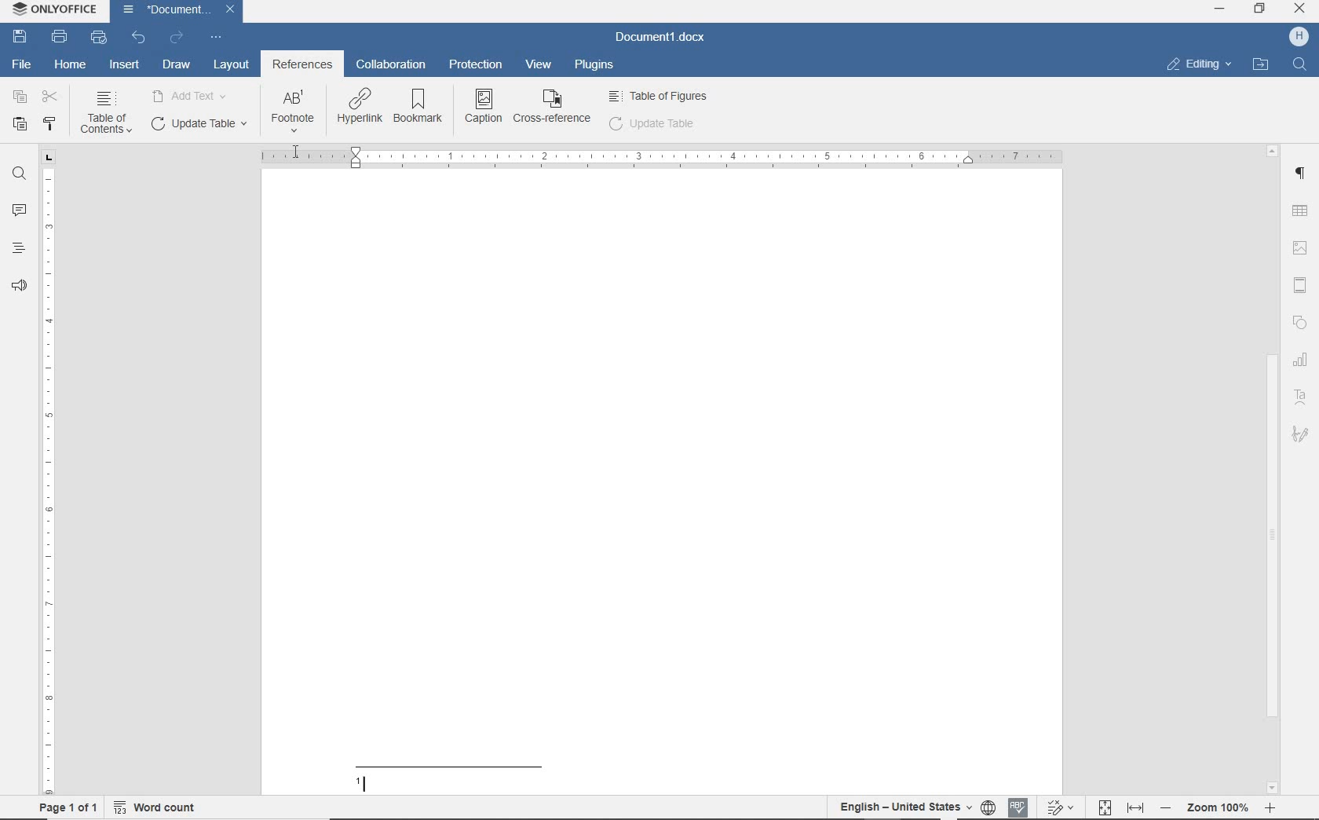  Describe the element at coordinates (1219, 810) in the screenshot. I see `zoom level` at that location.